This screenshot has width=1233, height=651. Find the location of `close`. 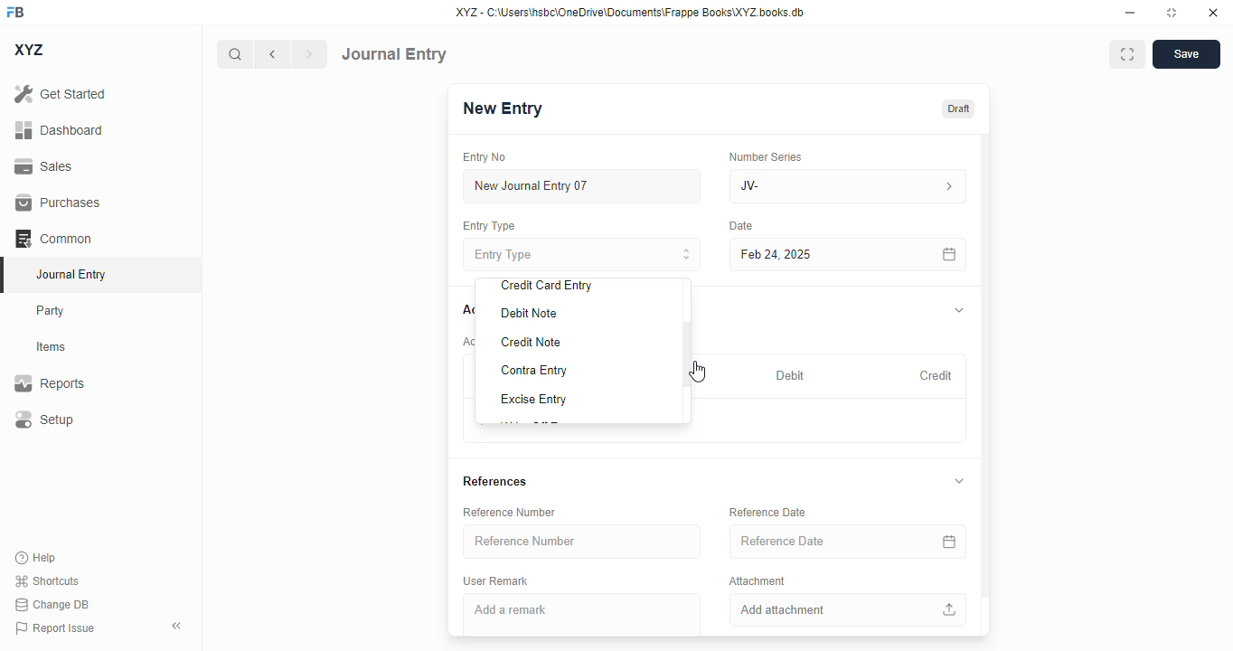

close is located at coordinates (1213, 13).